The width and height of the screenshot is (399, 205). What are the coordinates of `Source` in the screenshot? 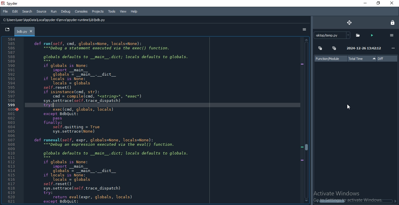 It's located at (42, 12).